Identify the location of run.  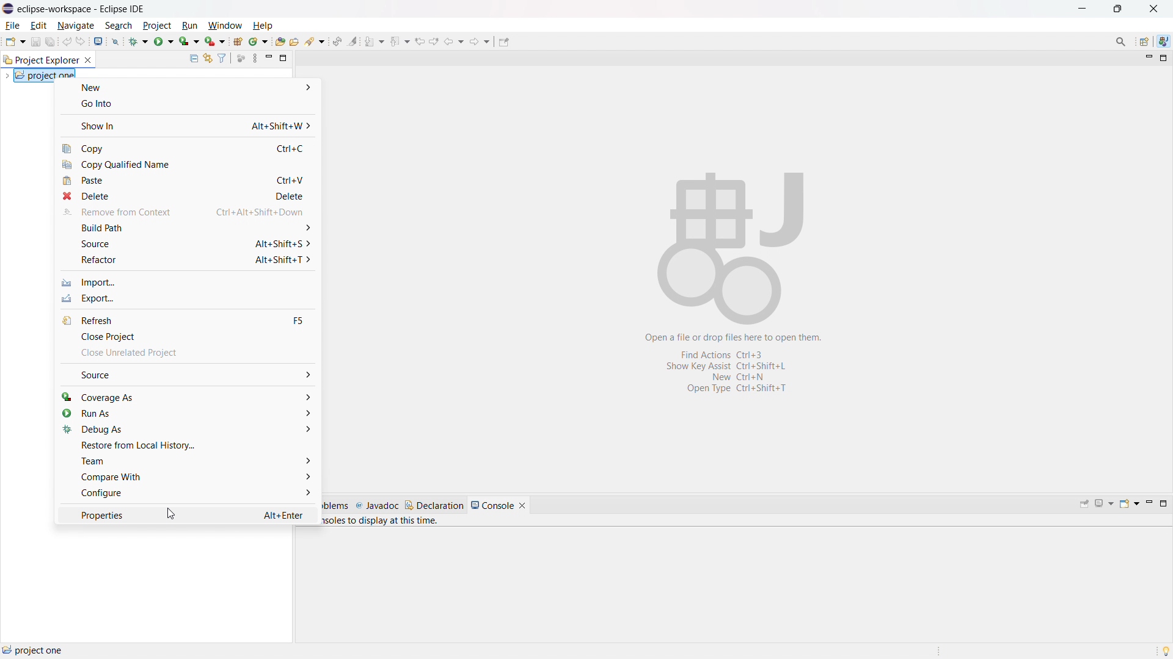
(164, 40).